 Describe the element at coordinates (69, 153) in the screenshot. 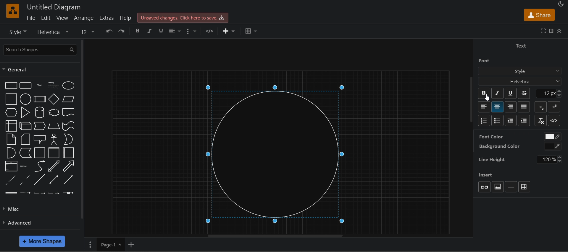

I see `horizontal container` at that location.